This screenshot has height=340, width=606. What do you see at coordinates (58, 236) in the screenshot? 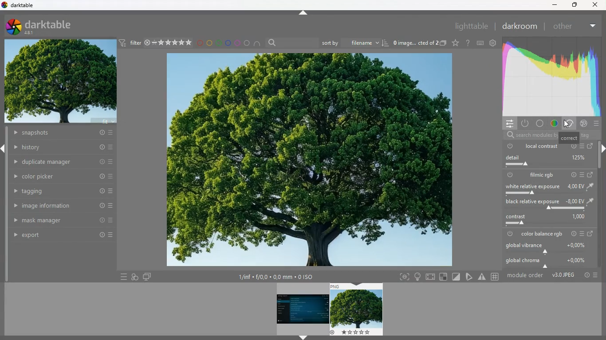
I see `export` at bounding box center [58, 236].